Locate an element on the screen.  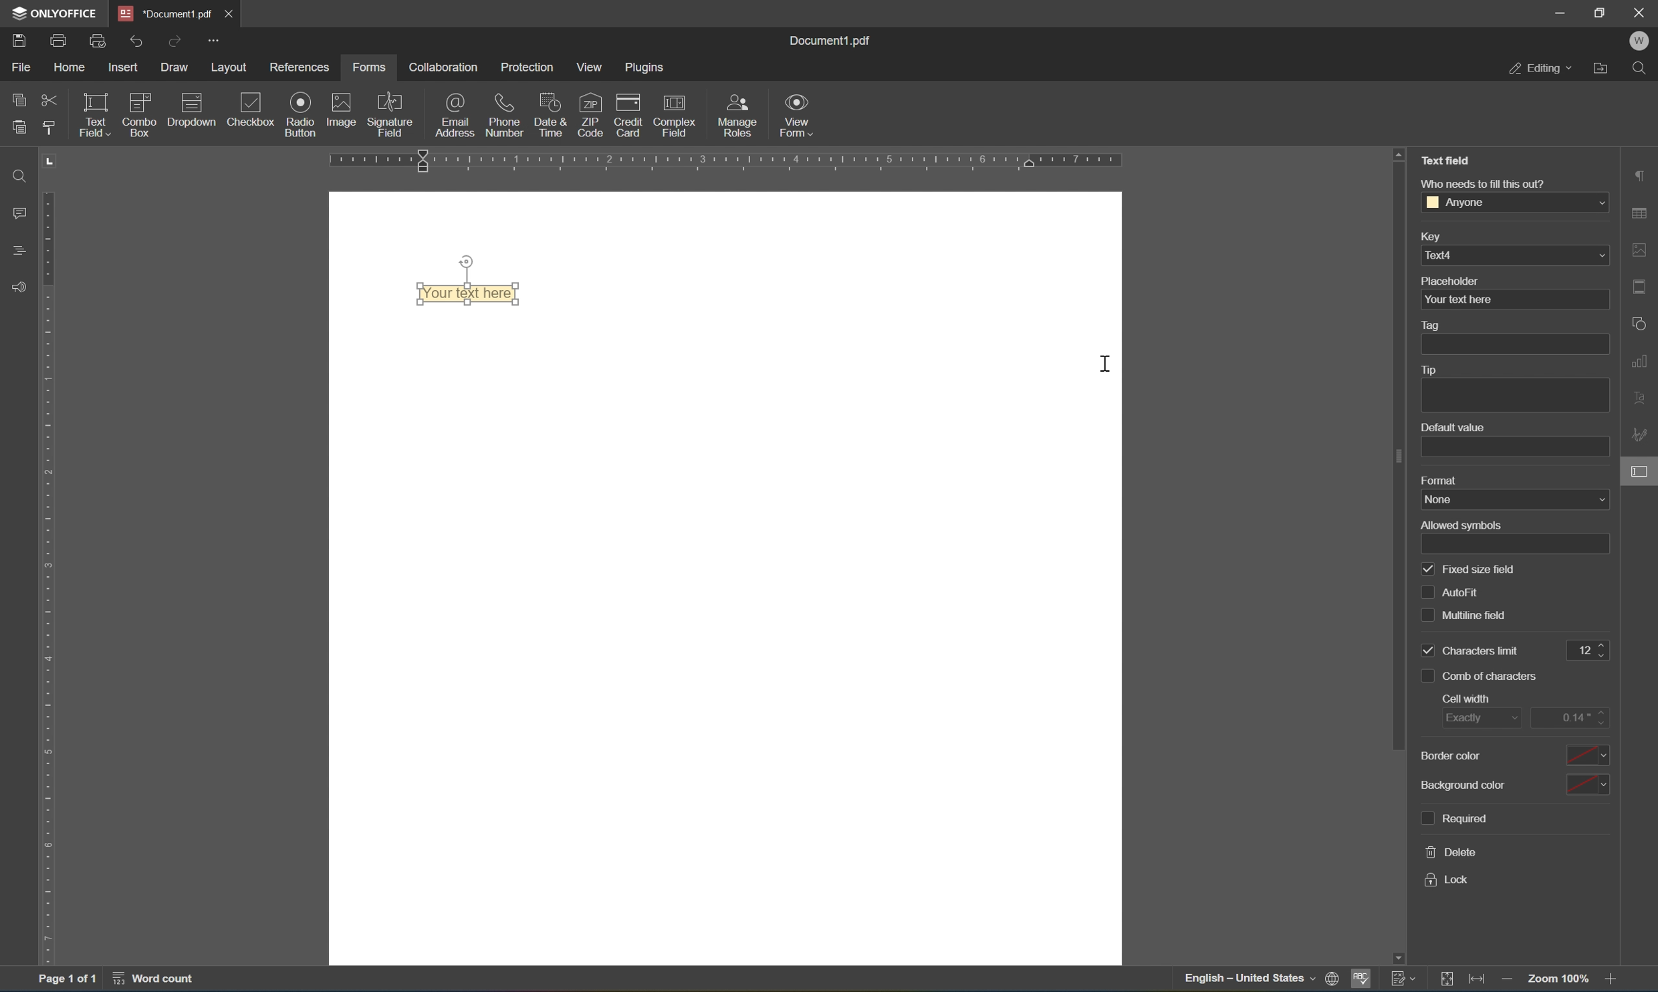
fixed size field is located at coordinates (1481, 570).